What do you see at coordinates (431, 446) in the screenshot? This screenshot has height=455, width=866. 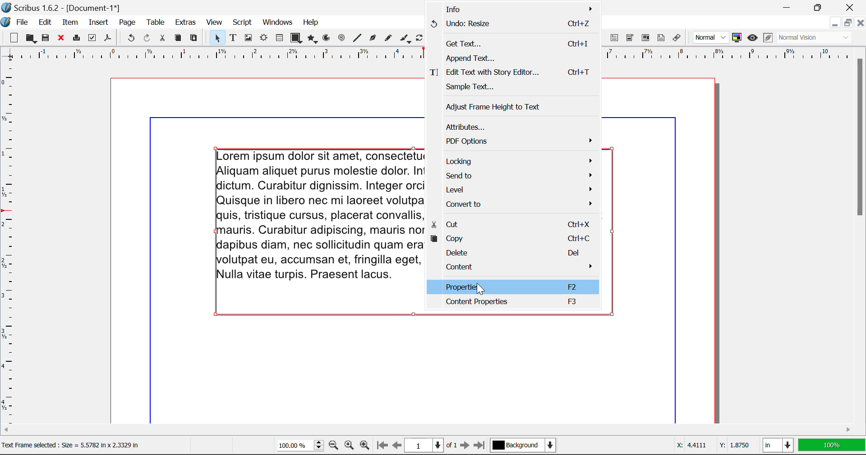 I see `Page 1 of 1` at bounding box center [431, 446].